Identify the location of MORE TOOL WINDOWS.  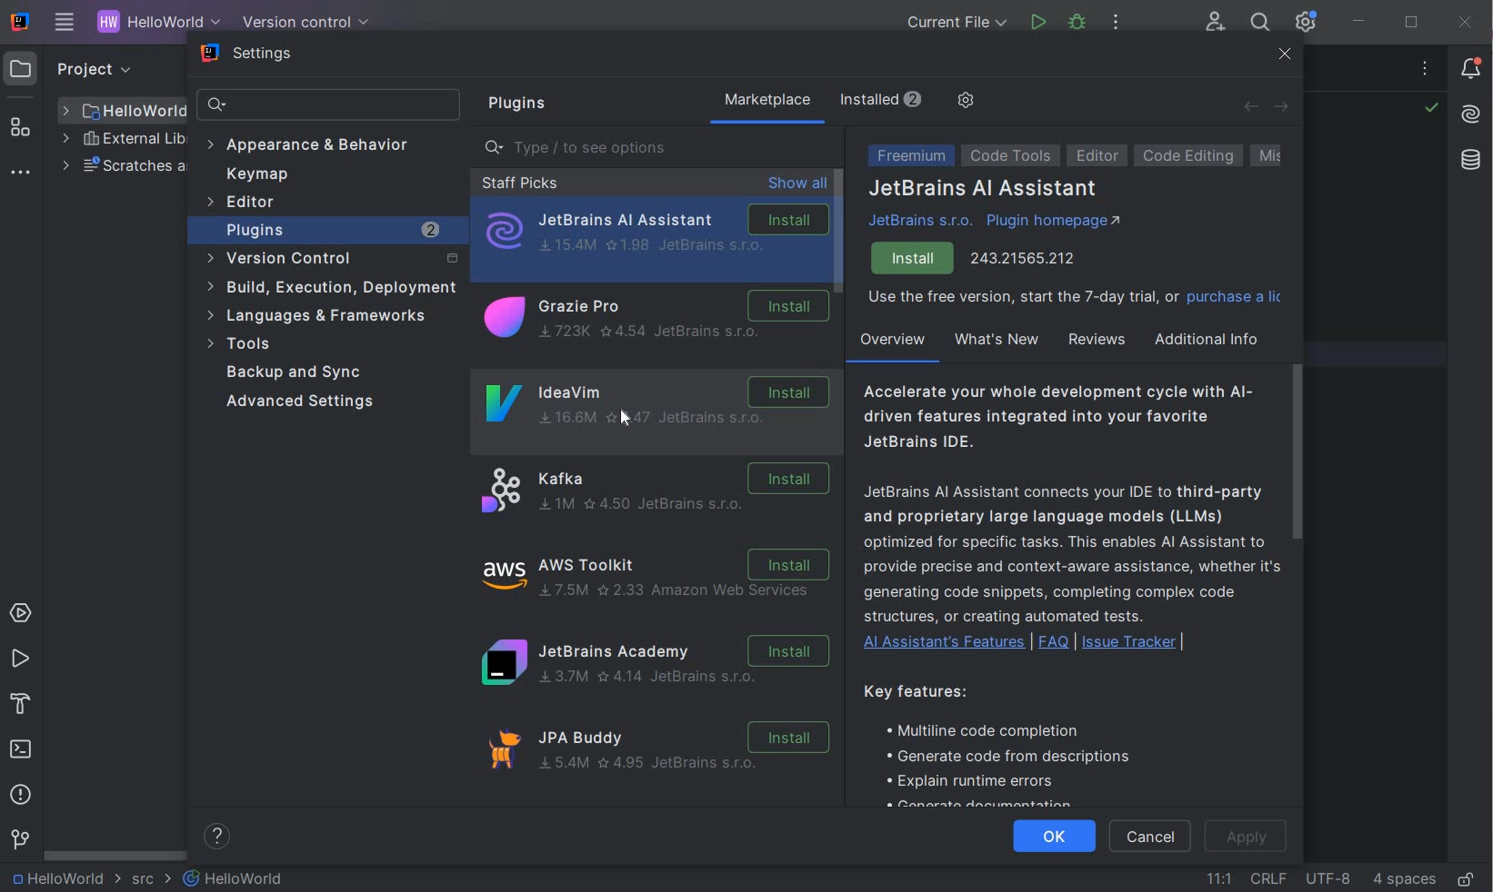
(20, 173).